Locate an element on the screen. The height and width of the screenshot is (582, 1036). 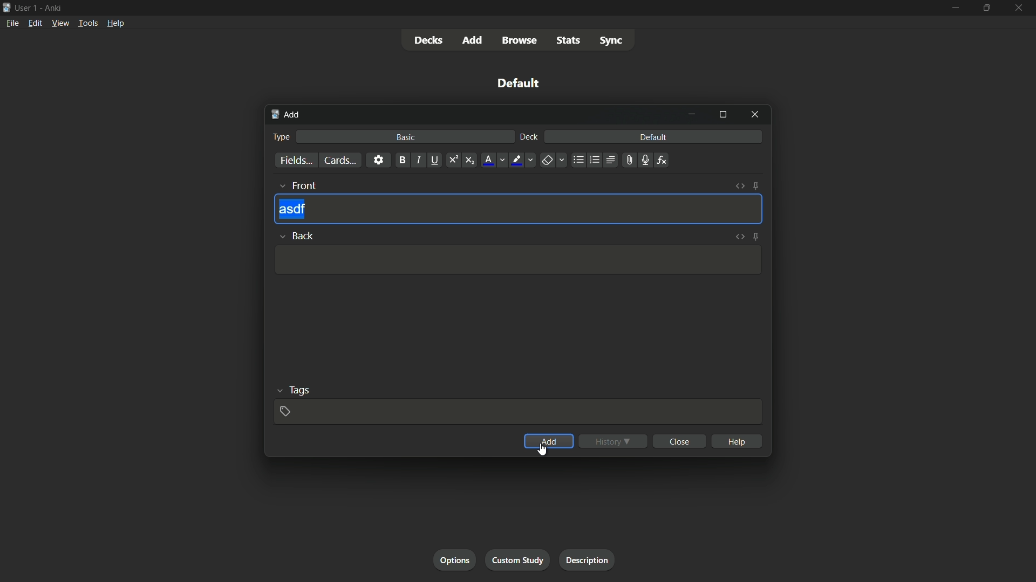
maximize is located at coordinates (986, 7).